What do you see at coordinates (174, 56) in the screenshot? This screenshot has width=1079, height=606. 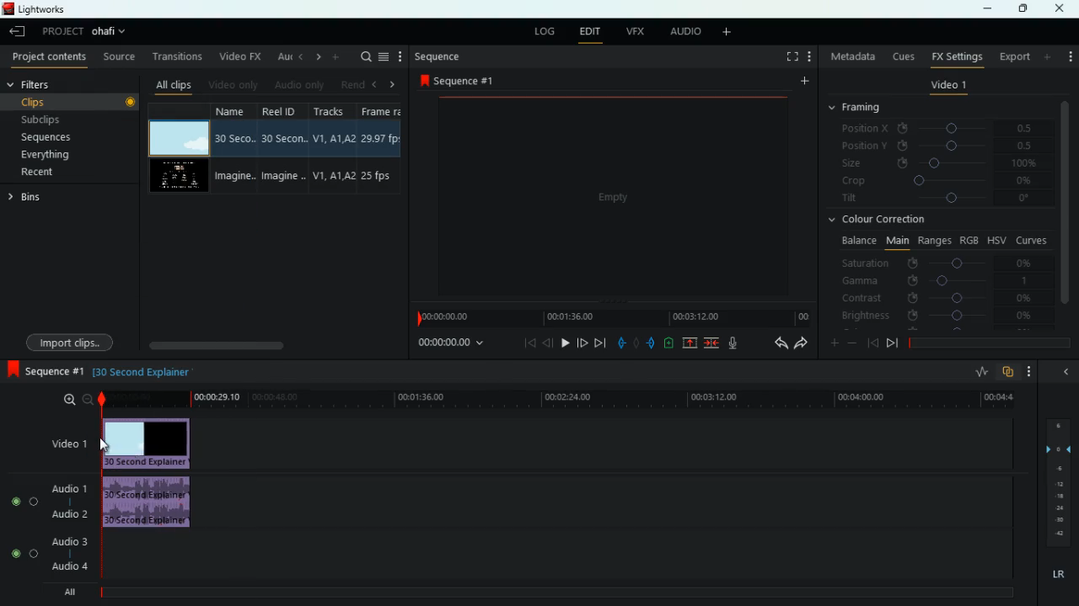 I see `transitions` at bounding box center [174, 56].